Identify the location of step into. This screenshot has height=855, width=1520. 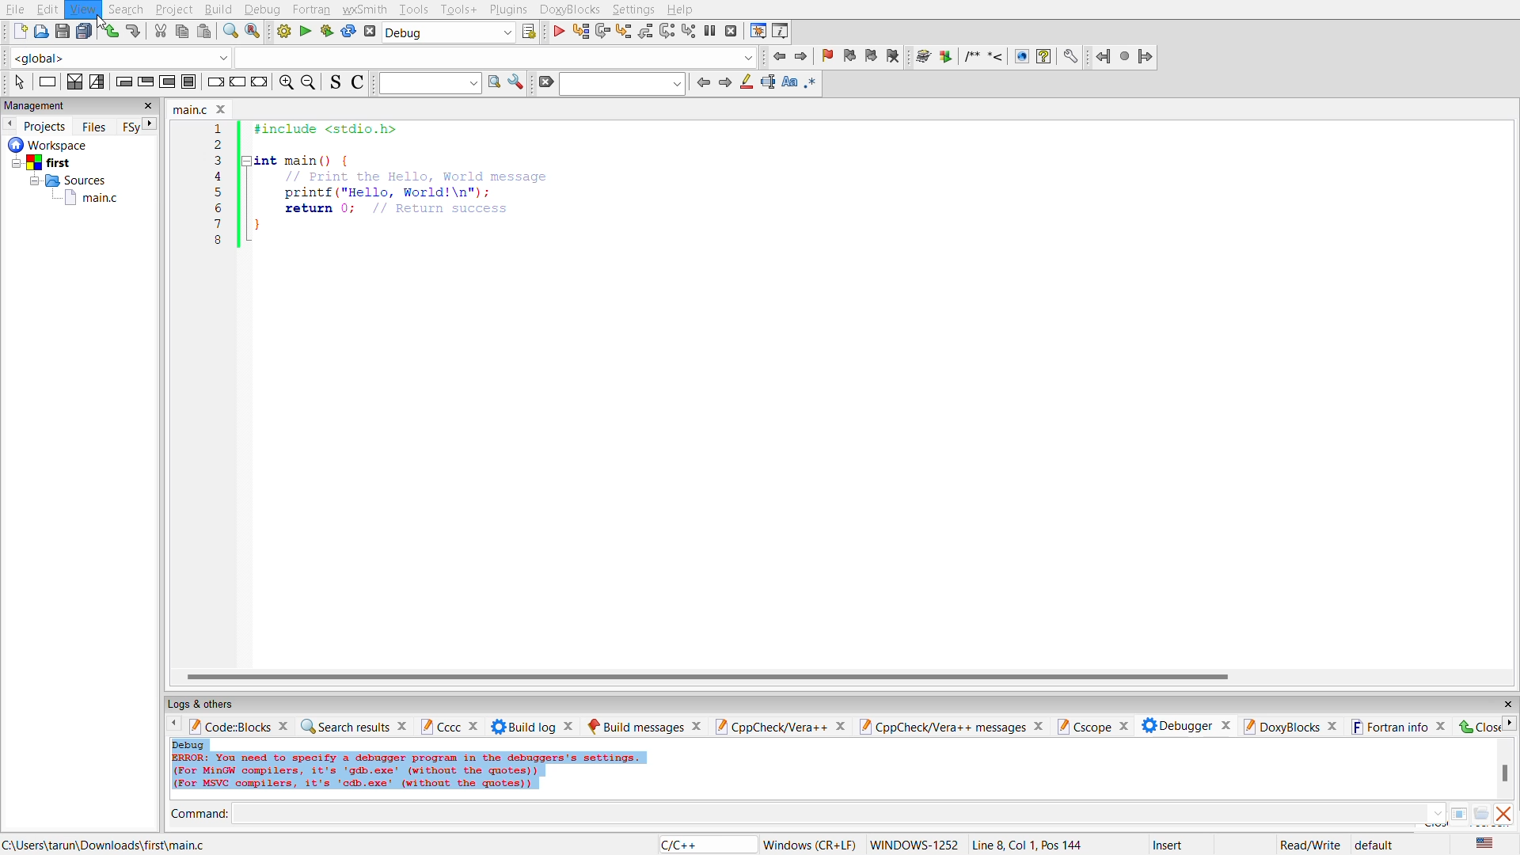
(625, 31).